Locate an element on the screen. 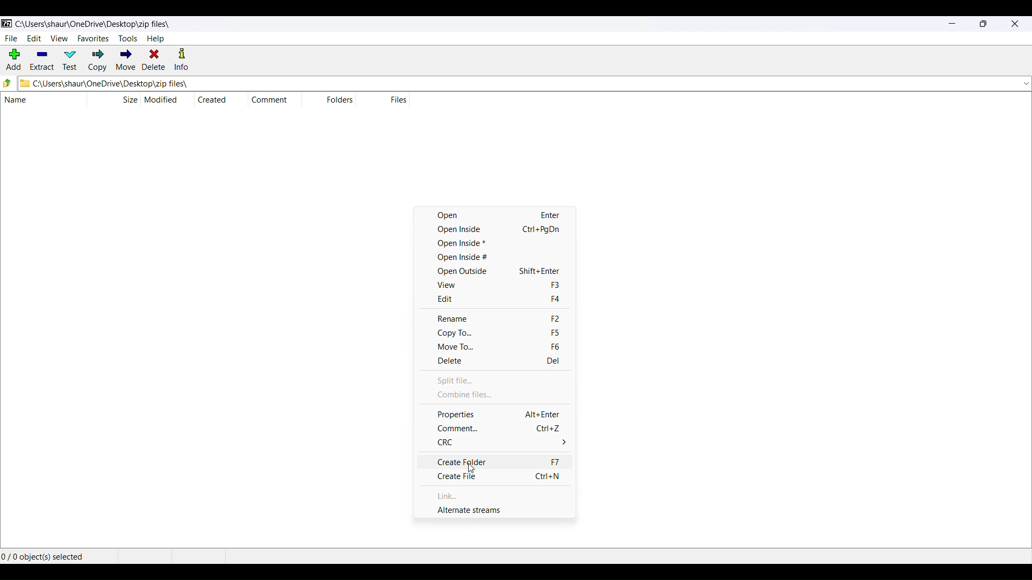 Image resolution: width=1032 pixels, height=580 pixels. NUMBER OF OBJECT SELECTED is located at coordinates (56, 555).